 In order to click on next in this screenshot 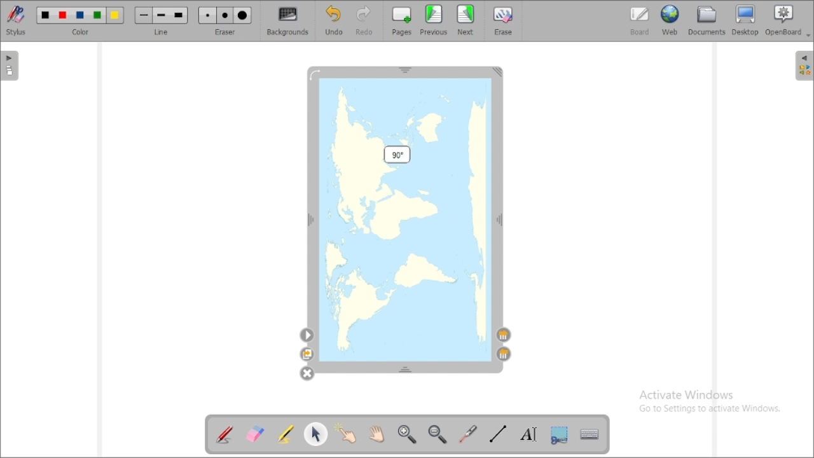, I will do `click(466, 20)`.